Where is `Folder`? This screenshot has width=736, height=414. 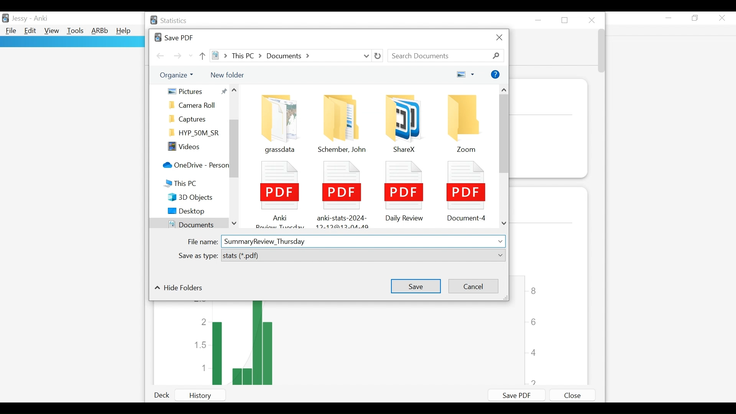
Folder is located at coordinates (466, 123).